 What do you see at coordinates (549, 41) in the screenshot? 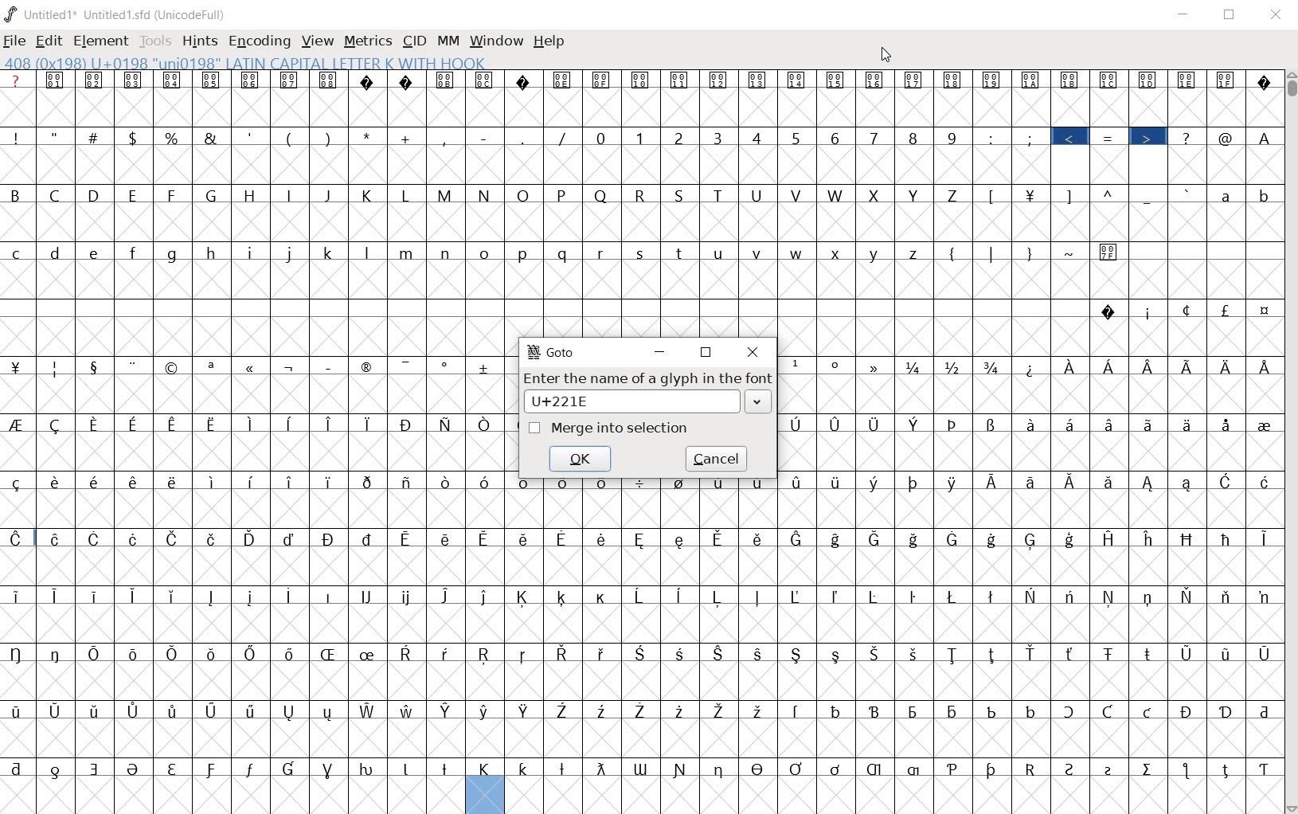
I see `help` at bounding box center [549, 41].